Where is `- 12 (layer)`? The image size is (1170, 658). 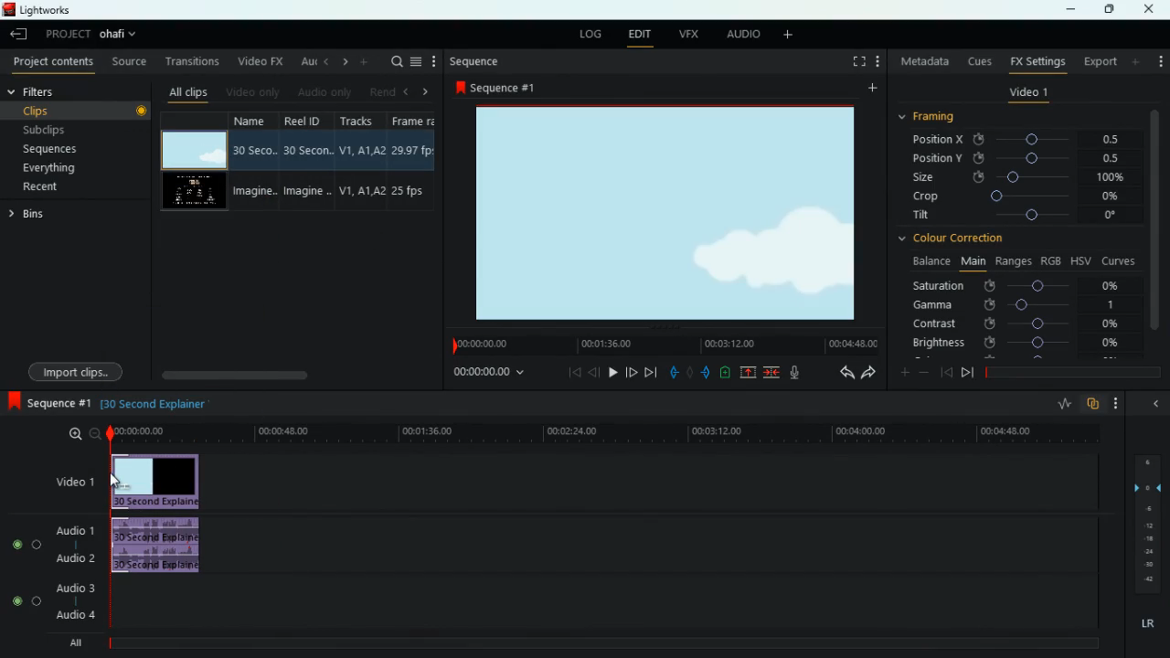 - 12 (layer) is located at coordinates (1150, 525).